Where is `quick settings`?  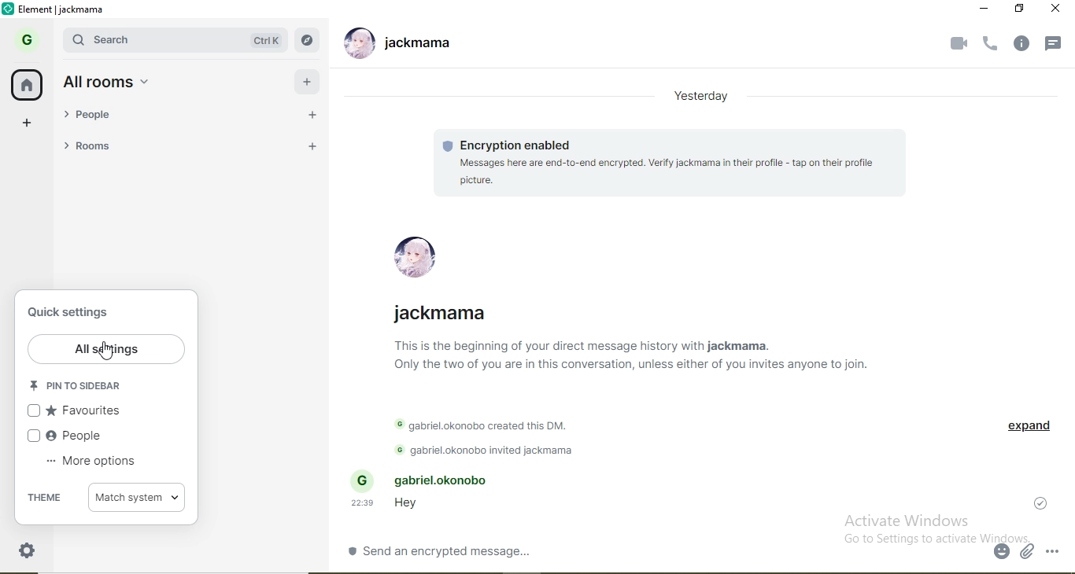 quick settings is located at coordinates (75, 313).